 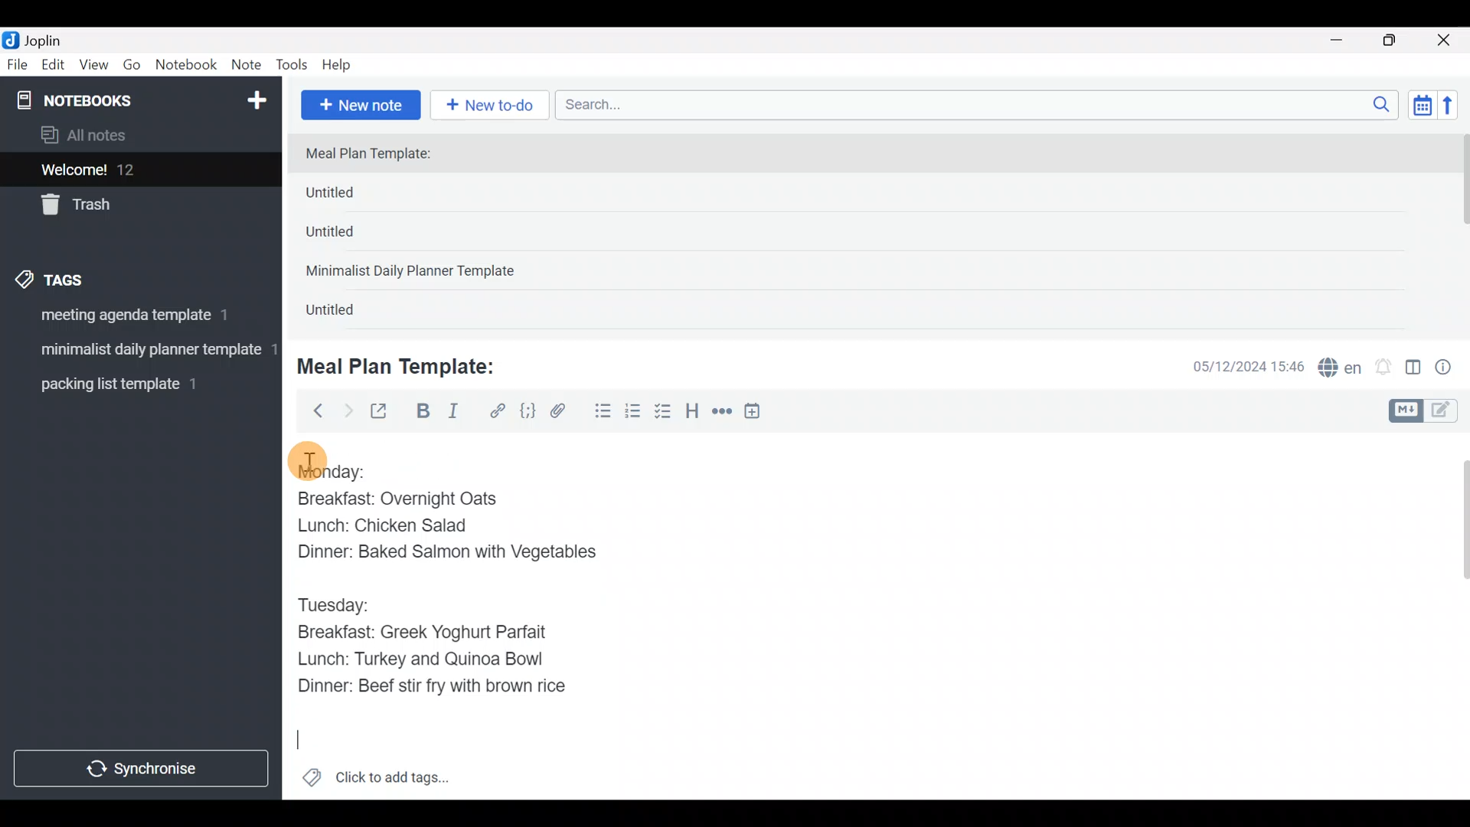 I want to click on Tags, so click(x=86, y=277).